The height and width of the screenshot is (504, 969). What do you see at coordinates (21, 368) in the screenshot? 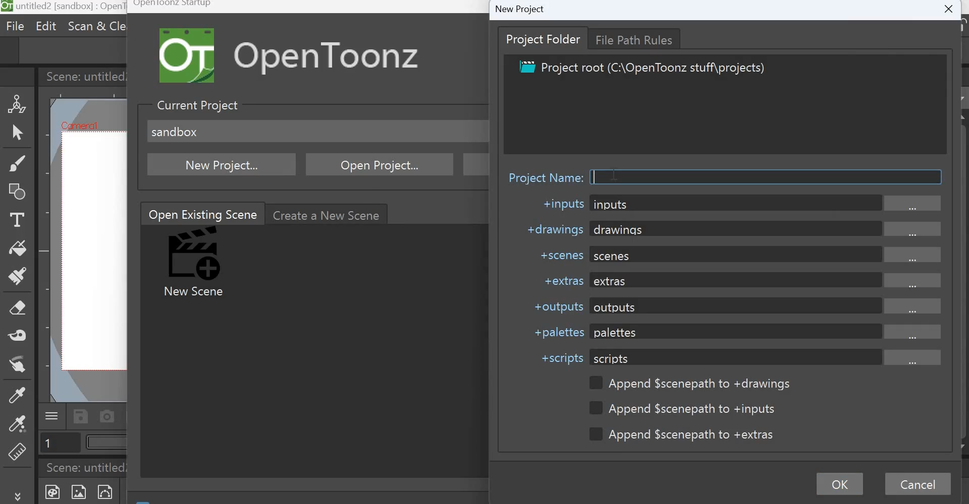
I see `Finger tool` at bounding box center [21, 368].